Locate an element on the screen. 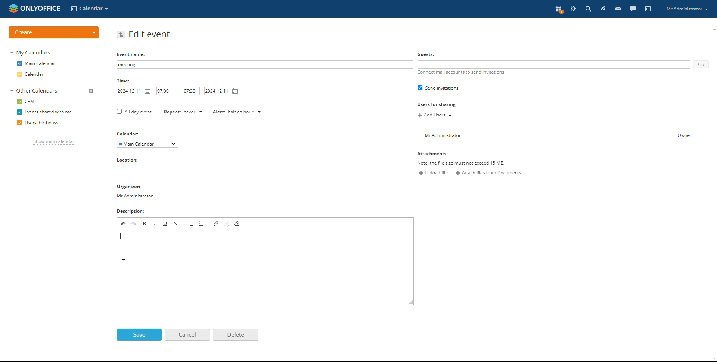 The width and height of the screenshot is (717, 362). go back is located at coordinates (121, 35).